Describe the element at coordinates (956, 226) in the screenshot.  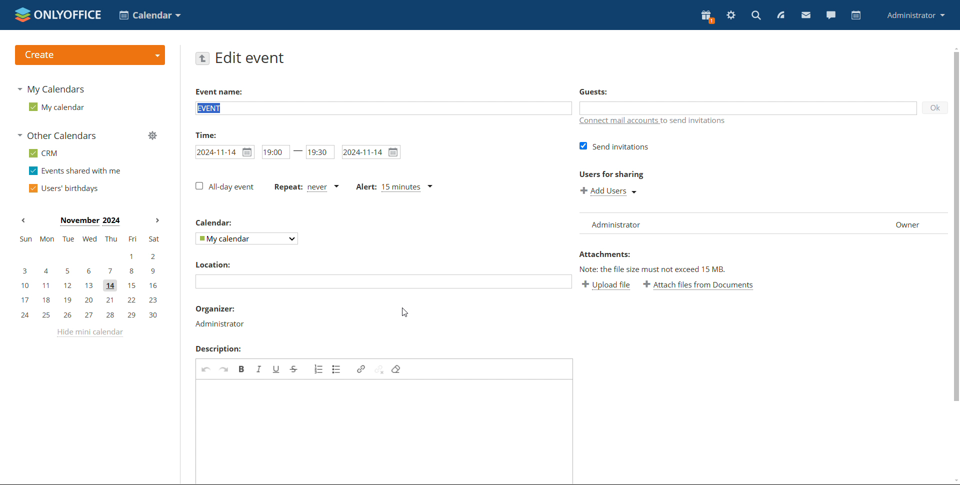
I see `scrollbar` at that location.